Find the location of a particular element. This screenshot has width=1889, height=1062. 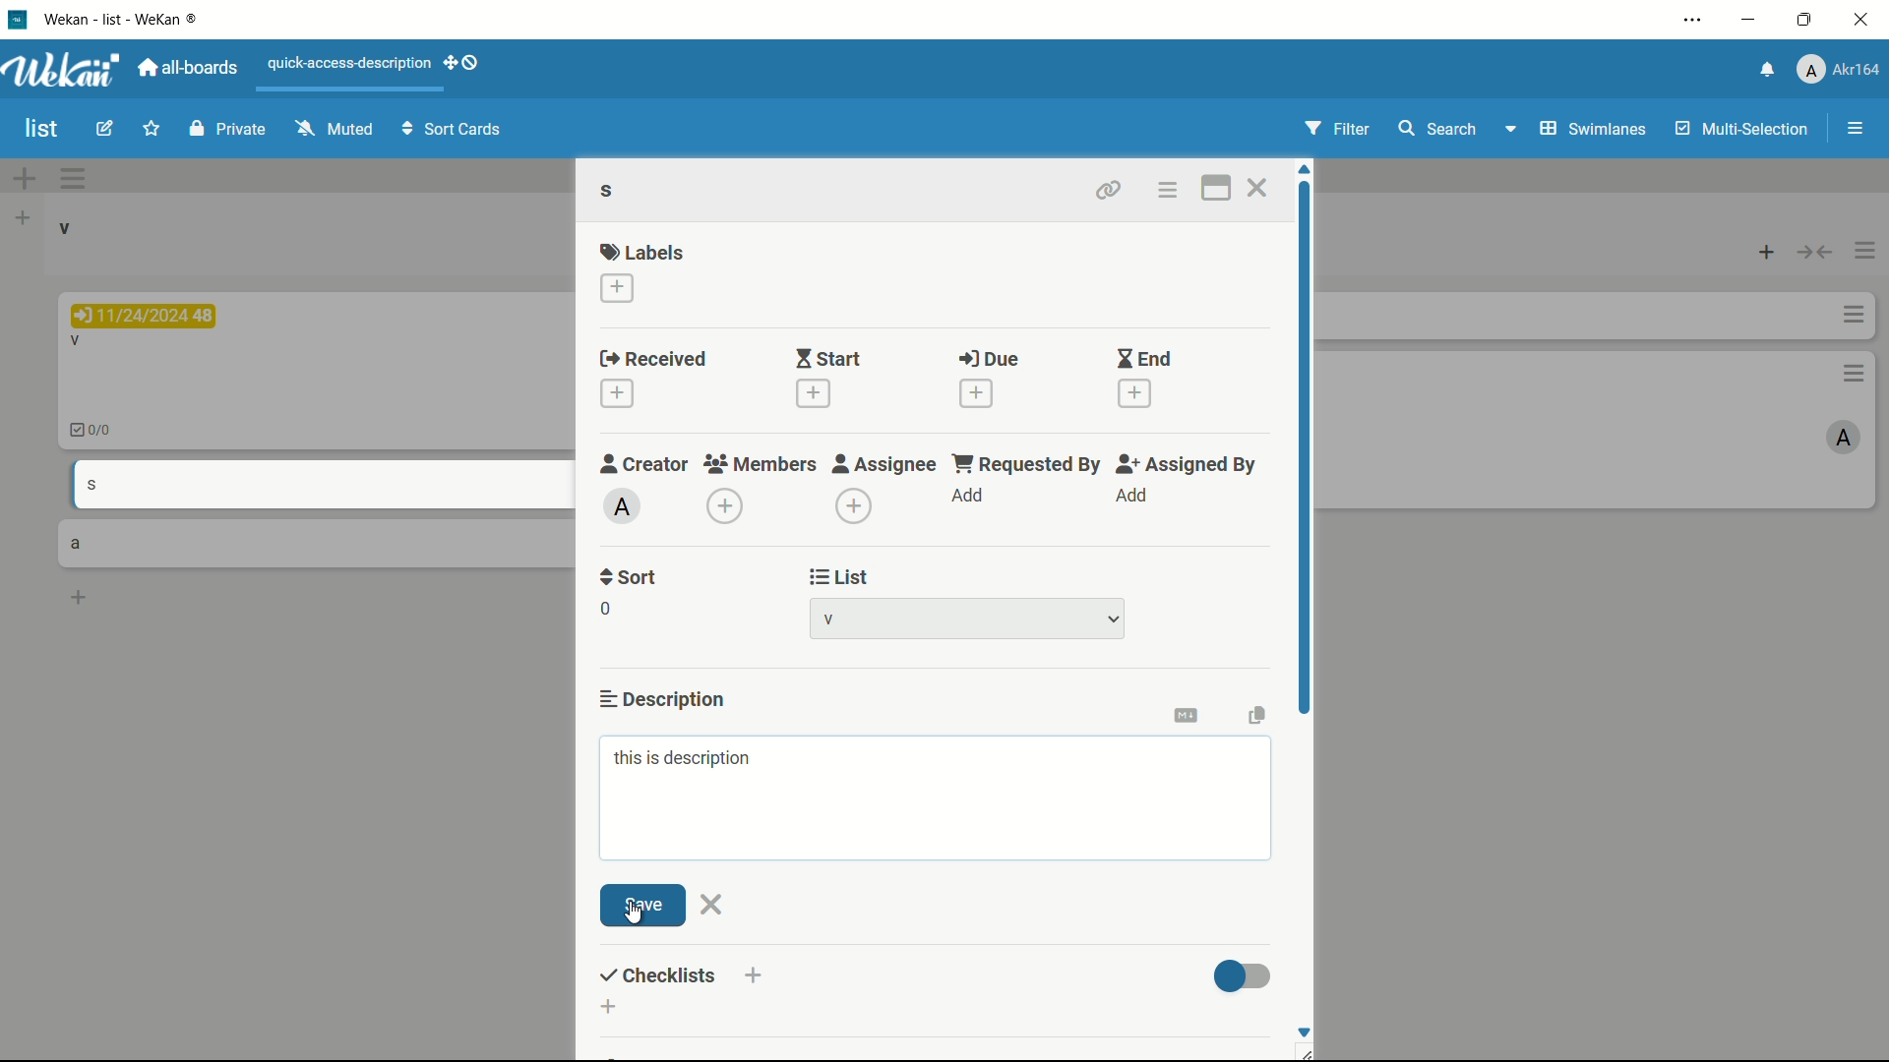

search is located at coordinates (1439, 129).